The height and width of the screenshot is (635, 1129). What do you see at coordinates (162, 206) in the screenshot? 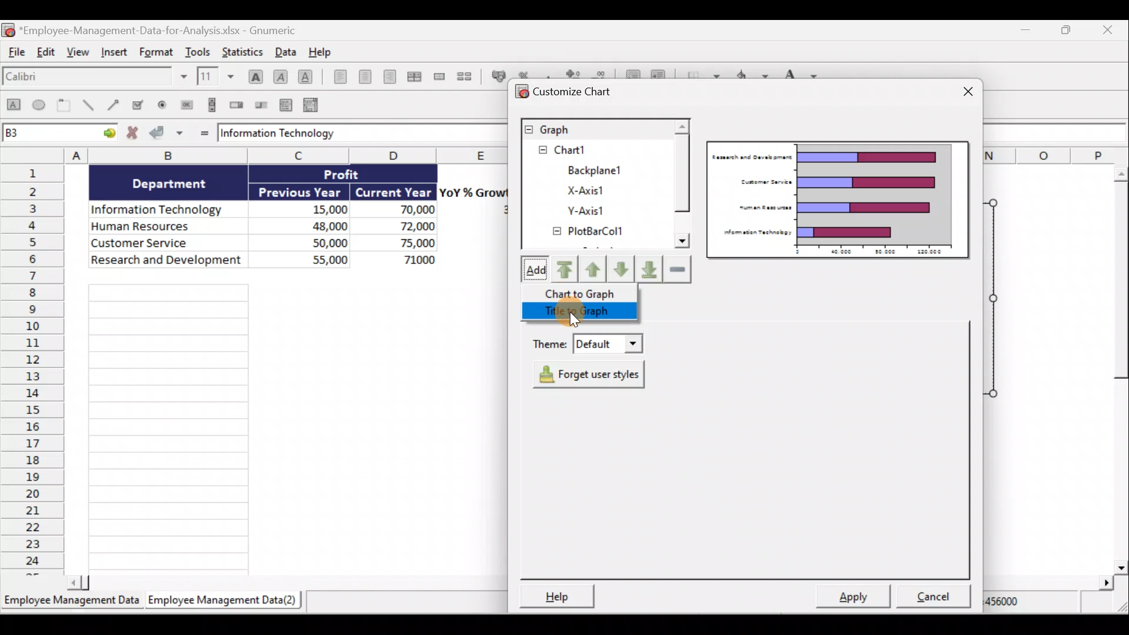
I see `Information Technology` at bounding box center [162, 206].